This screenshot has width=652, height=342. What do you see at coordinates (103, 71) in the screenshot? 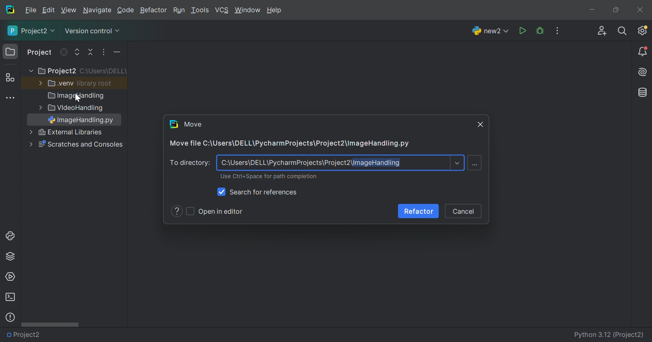
I see `C:\Users\DELL\` at bounding box center [103, 71].